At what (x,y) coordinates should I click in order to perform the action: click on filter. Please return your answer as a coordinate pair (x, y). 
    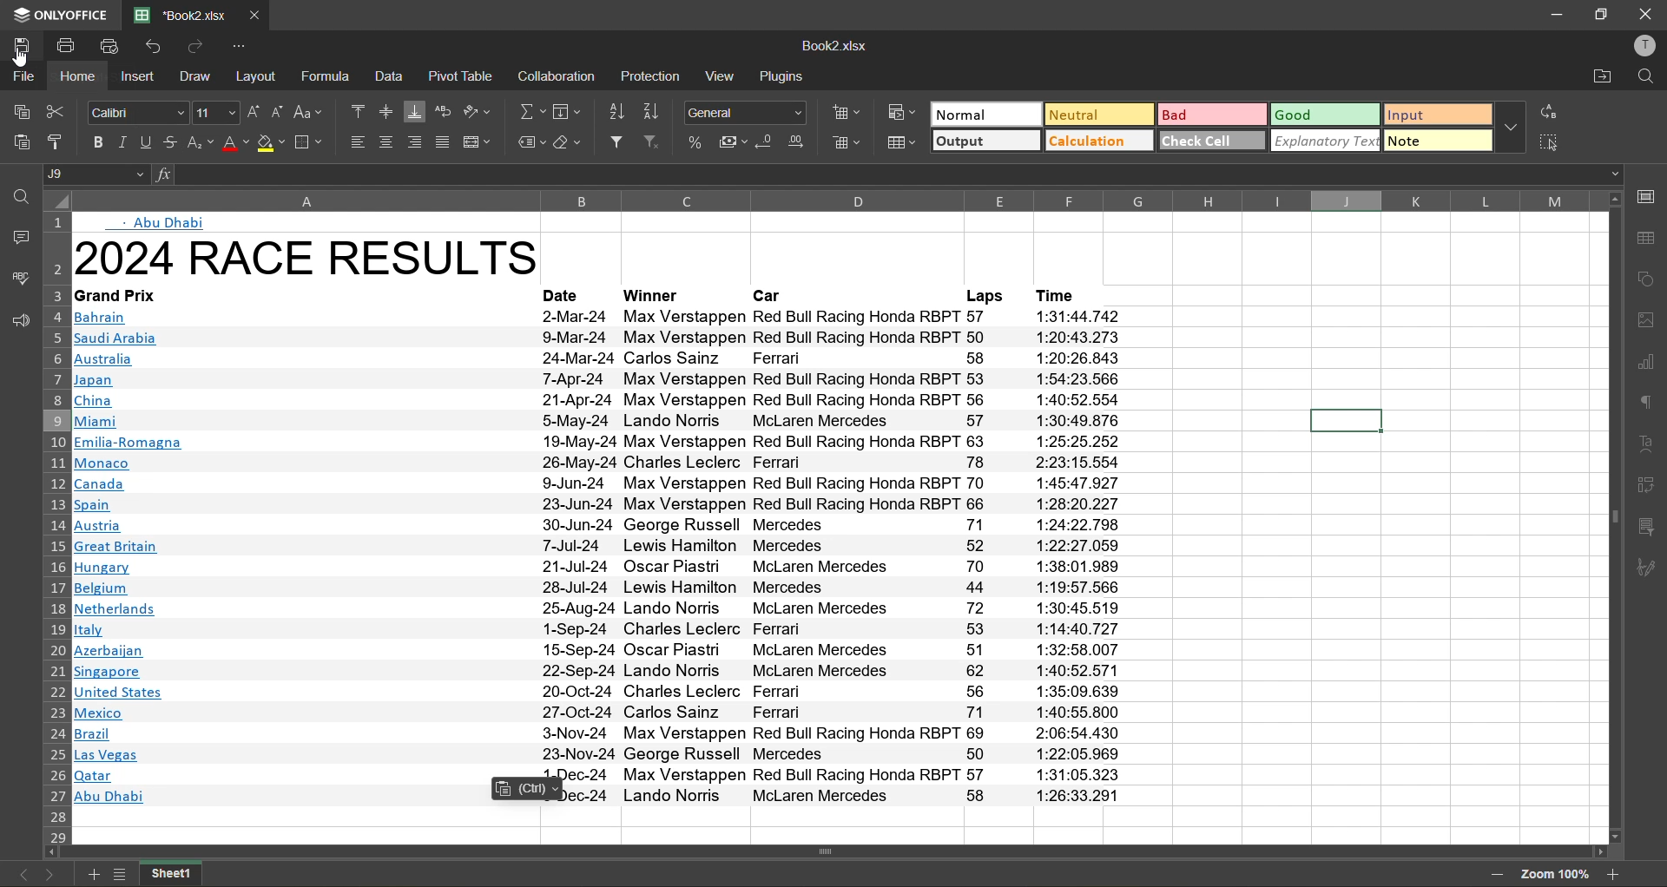
    Looking at the image, I should click on (613, 142).